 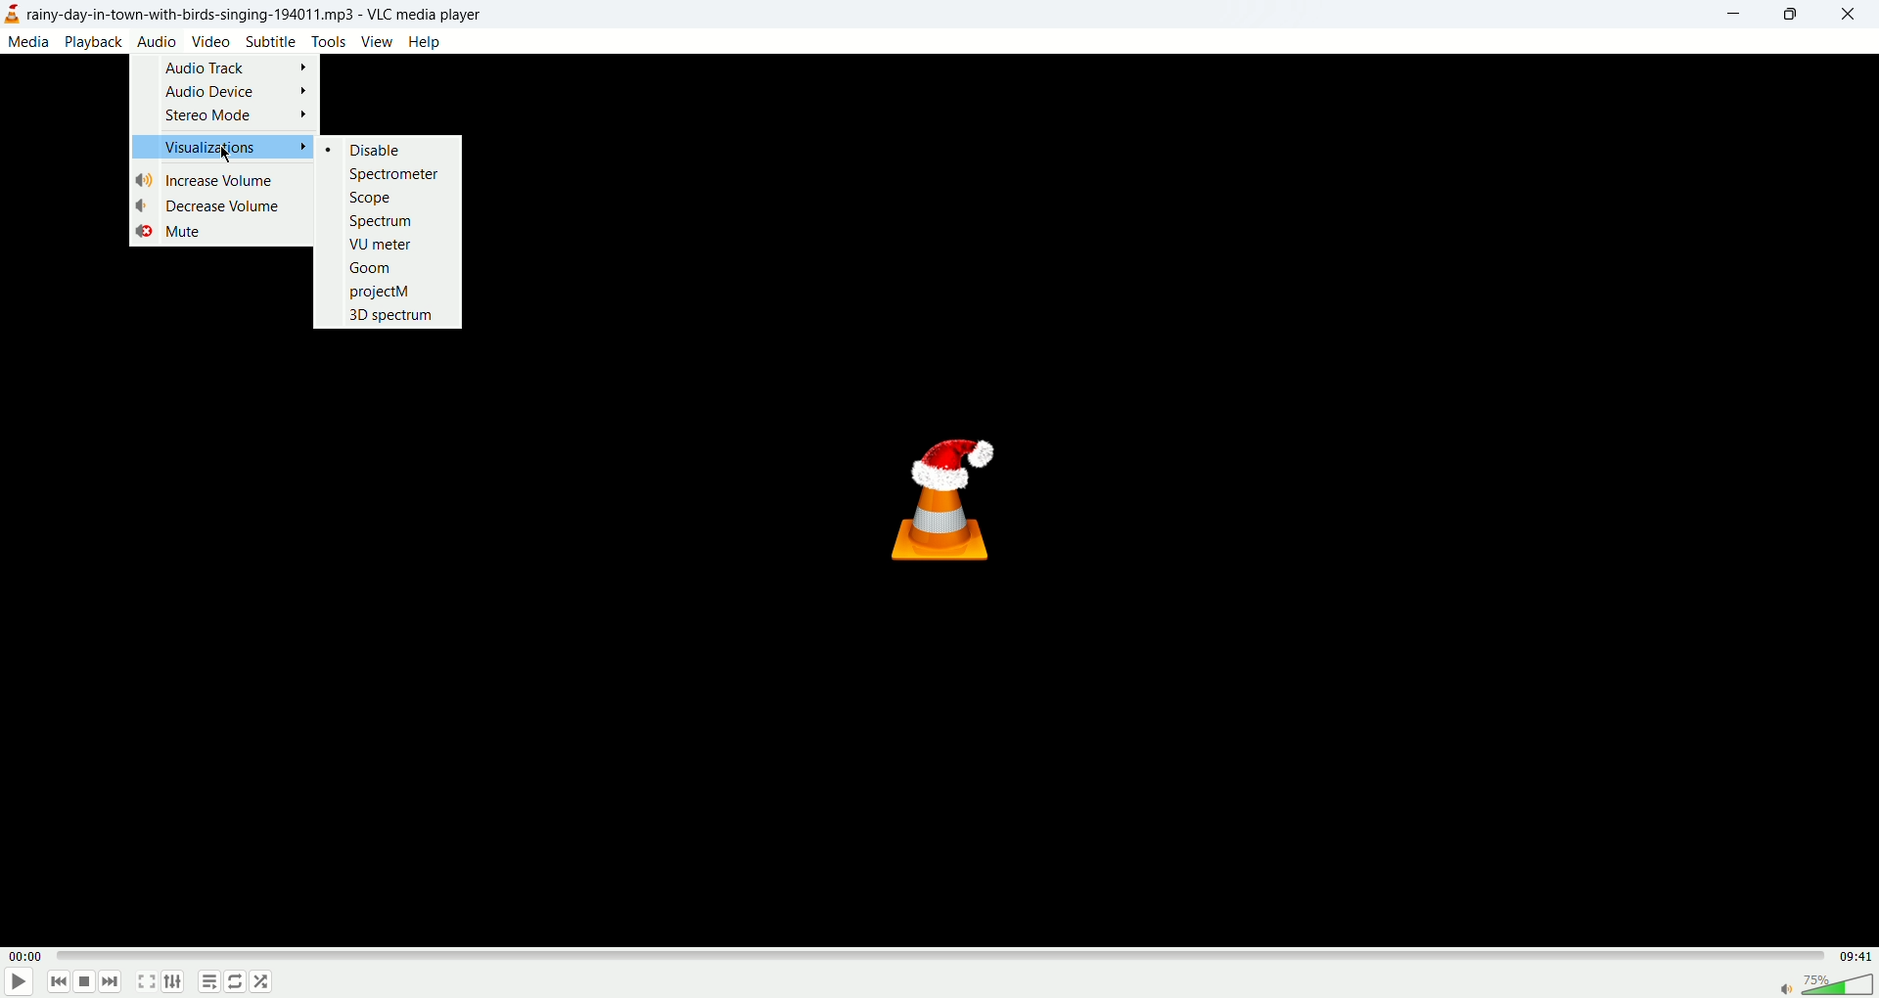 I want to click on loop, so click(x=234, y=983).